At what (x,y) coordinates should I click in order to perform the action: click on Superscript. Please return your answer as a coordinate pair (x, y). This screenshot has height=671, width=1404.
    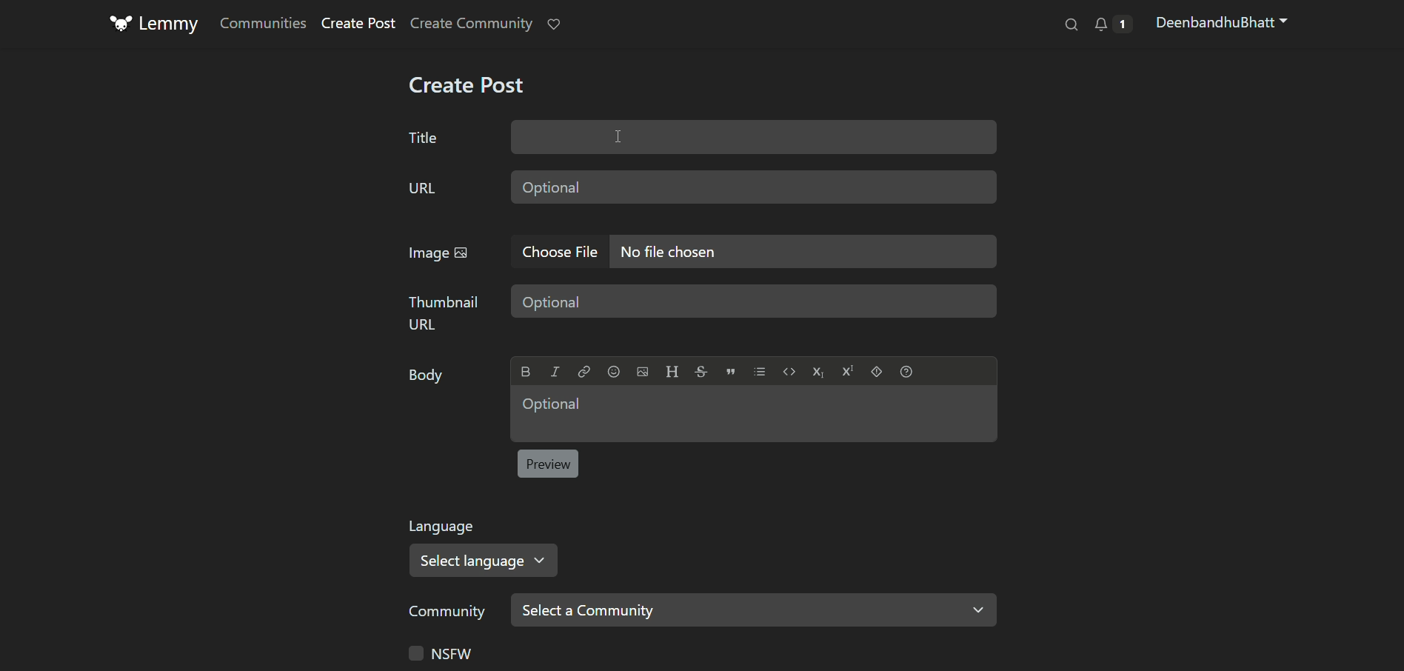
    Looking at the image, I should click on (847, 371).